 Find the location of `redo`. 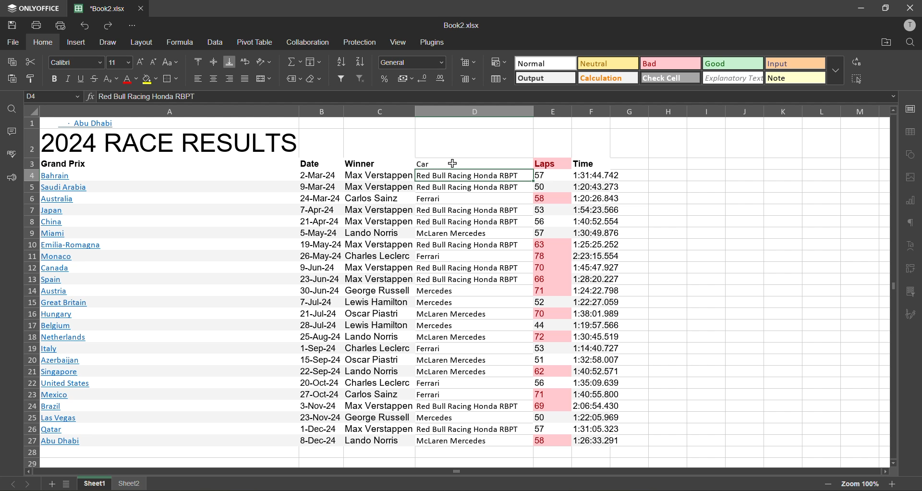

redo is located at coordinates (109, 26).